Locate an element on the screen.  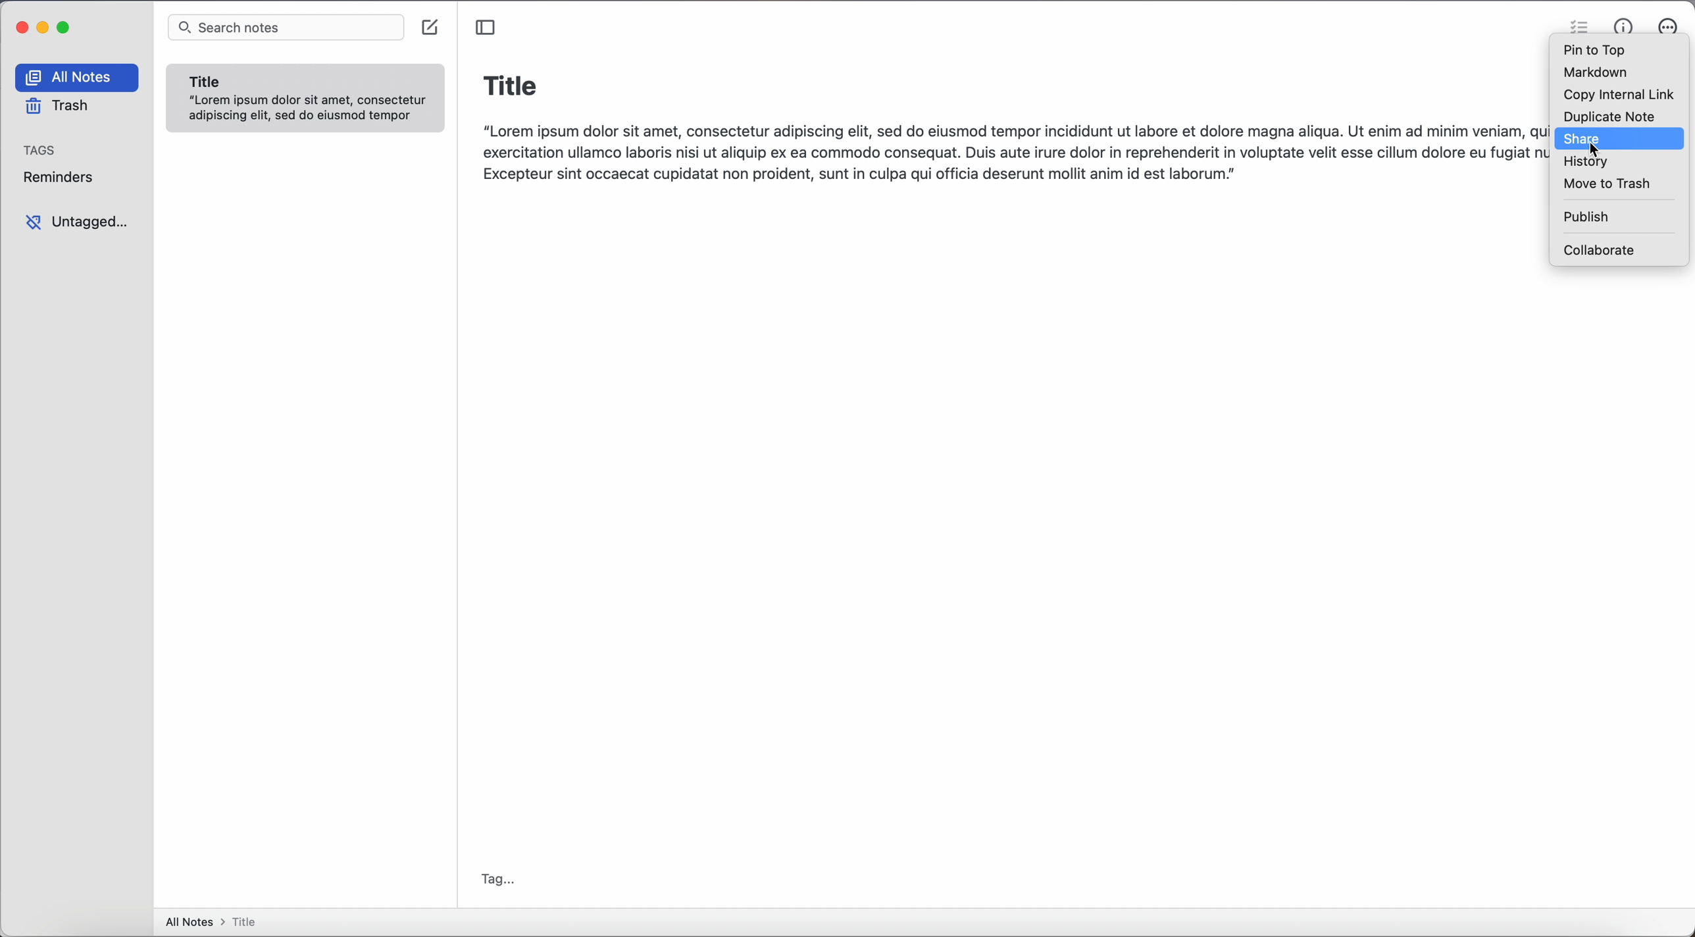
maximize app is located at coordinates (66, 26).